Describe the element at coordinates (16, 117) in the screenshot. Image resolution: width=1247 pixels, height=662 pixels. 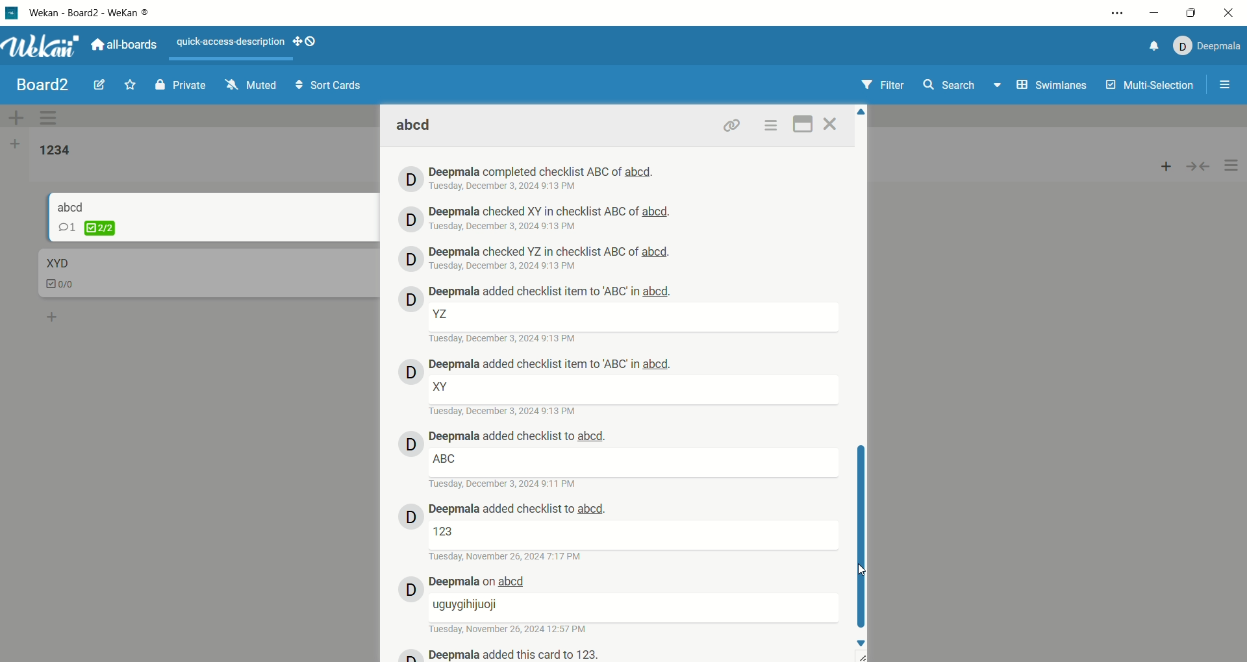
I see `add swimlane` at that location.